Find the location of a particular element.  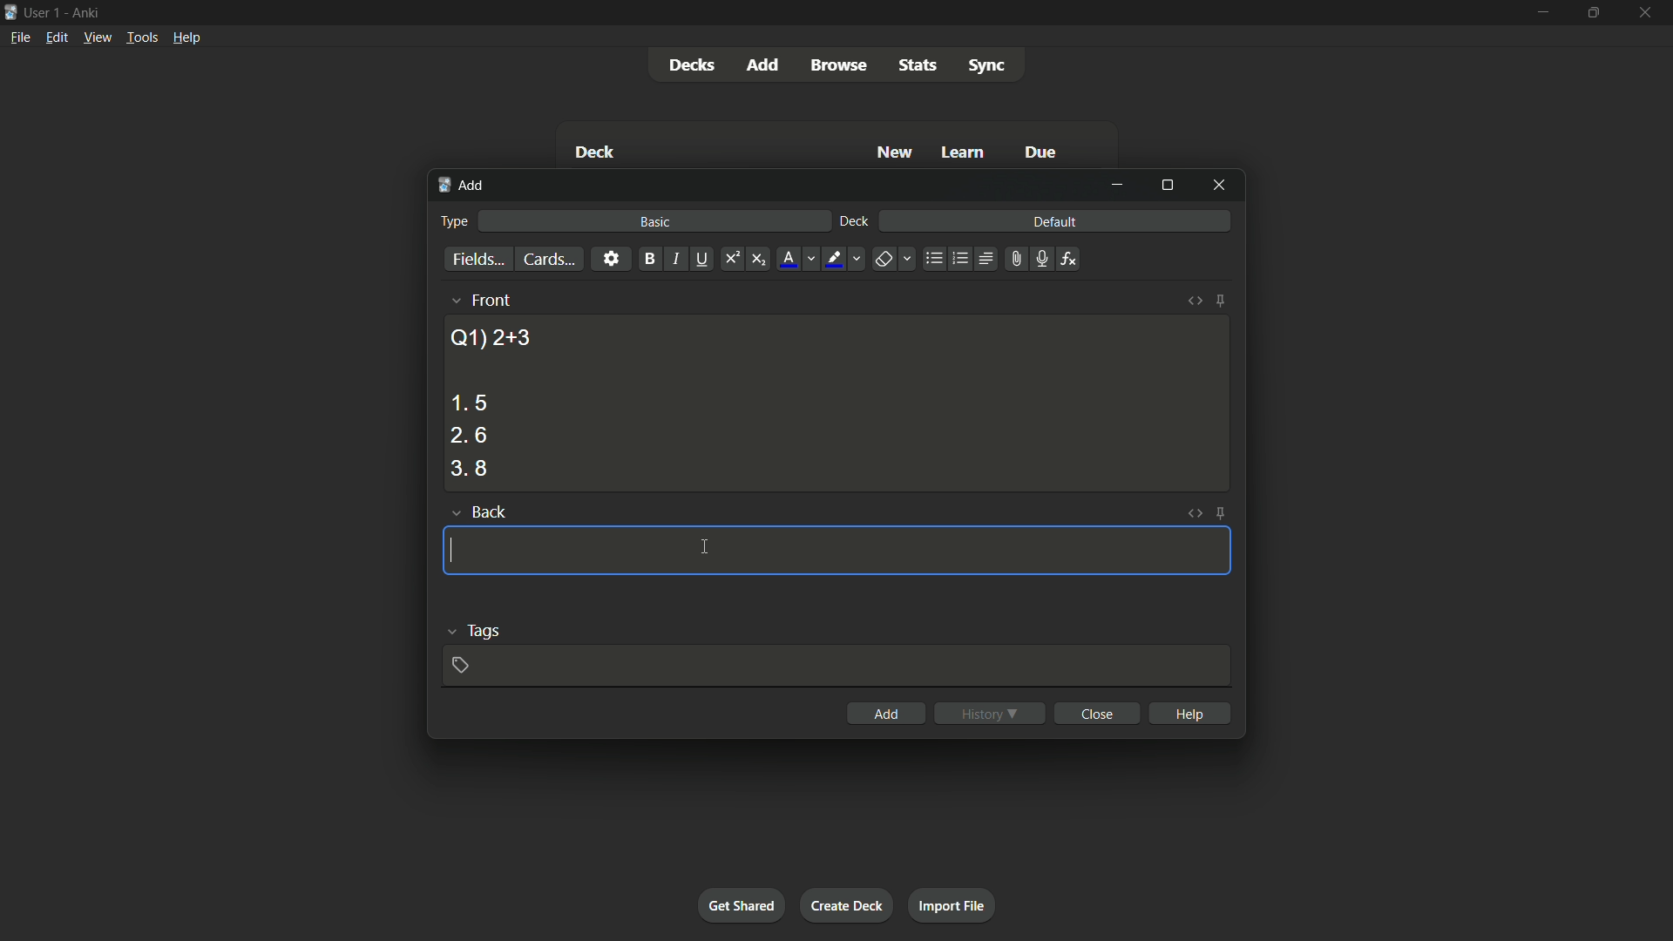

unordered list is located at coordinates (933, 259).